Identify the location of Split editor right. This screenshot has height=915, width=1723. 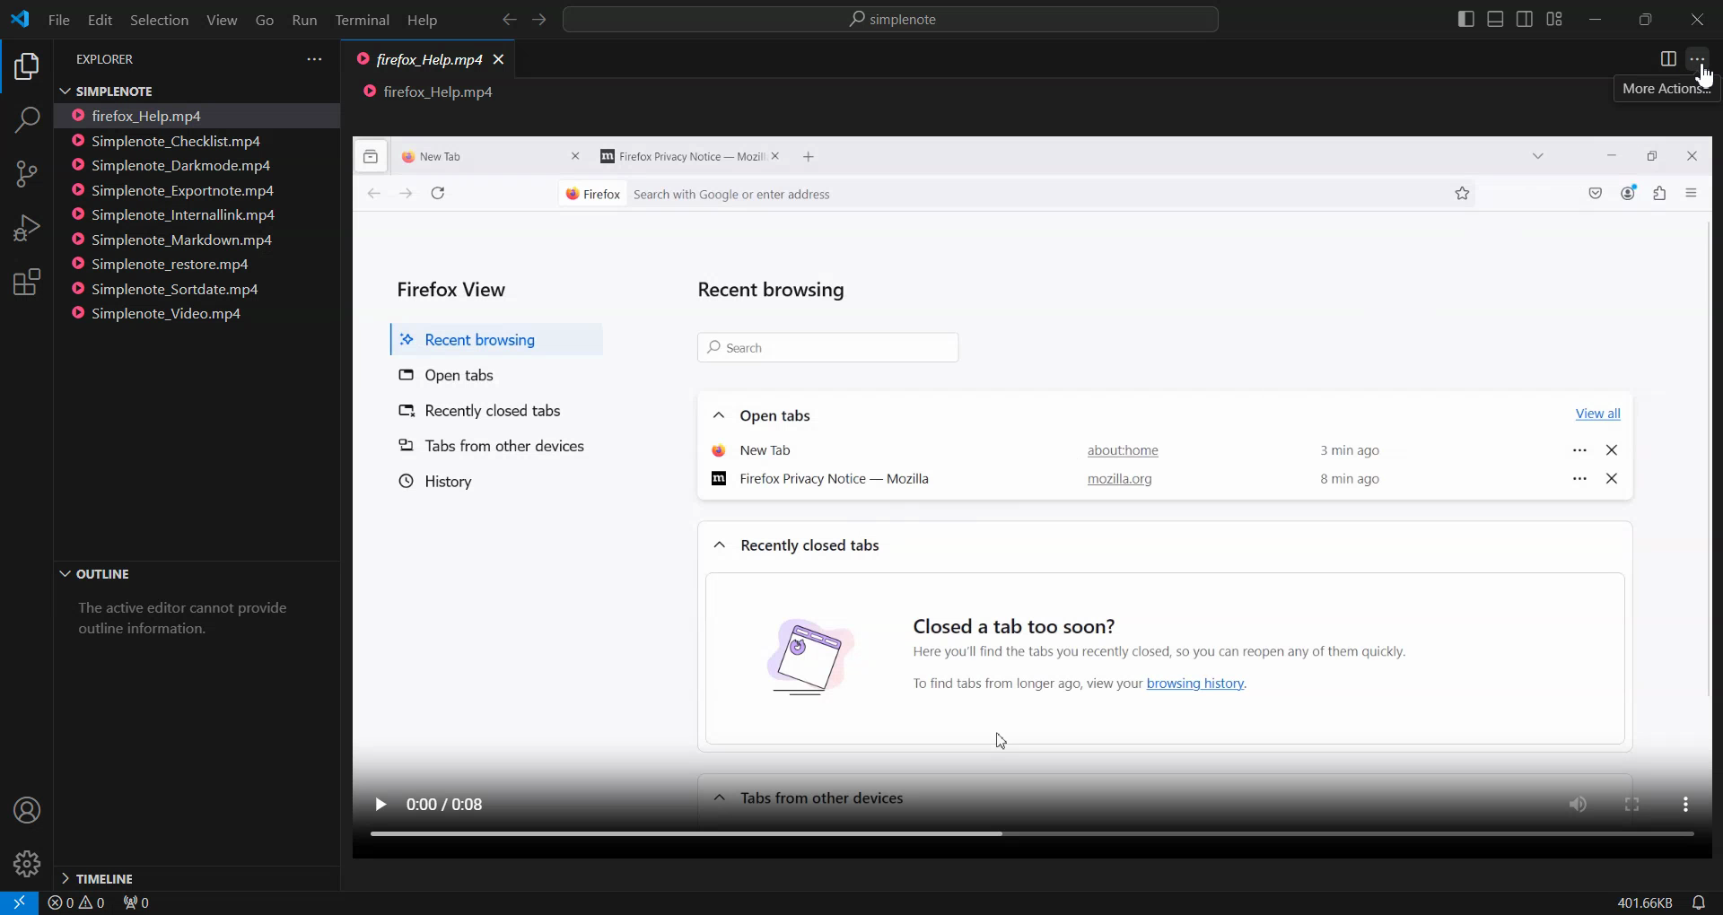
(1668, 59).